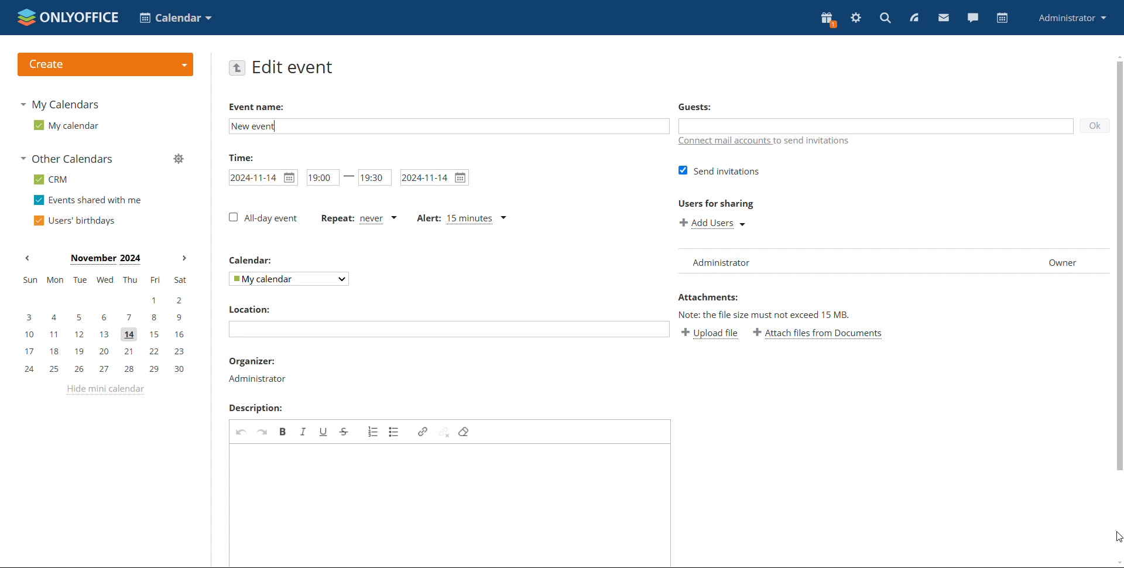  Describe the element at coordinates (87, 200) in the screenshot. I see `events shared with me` at that location.